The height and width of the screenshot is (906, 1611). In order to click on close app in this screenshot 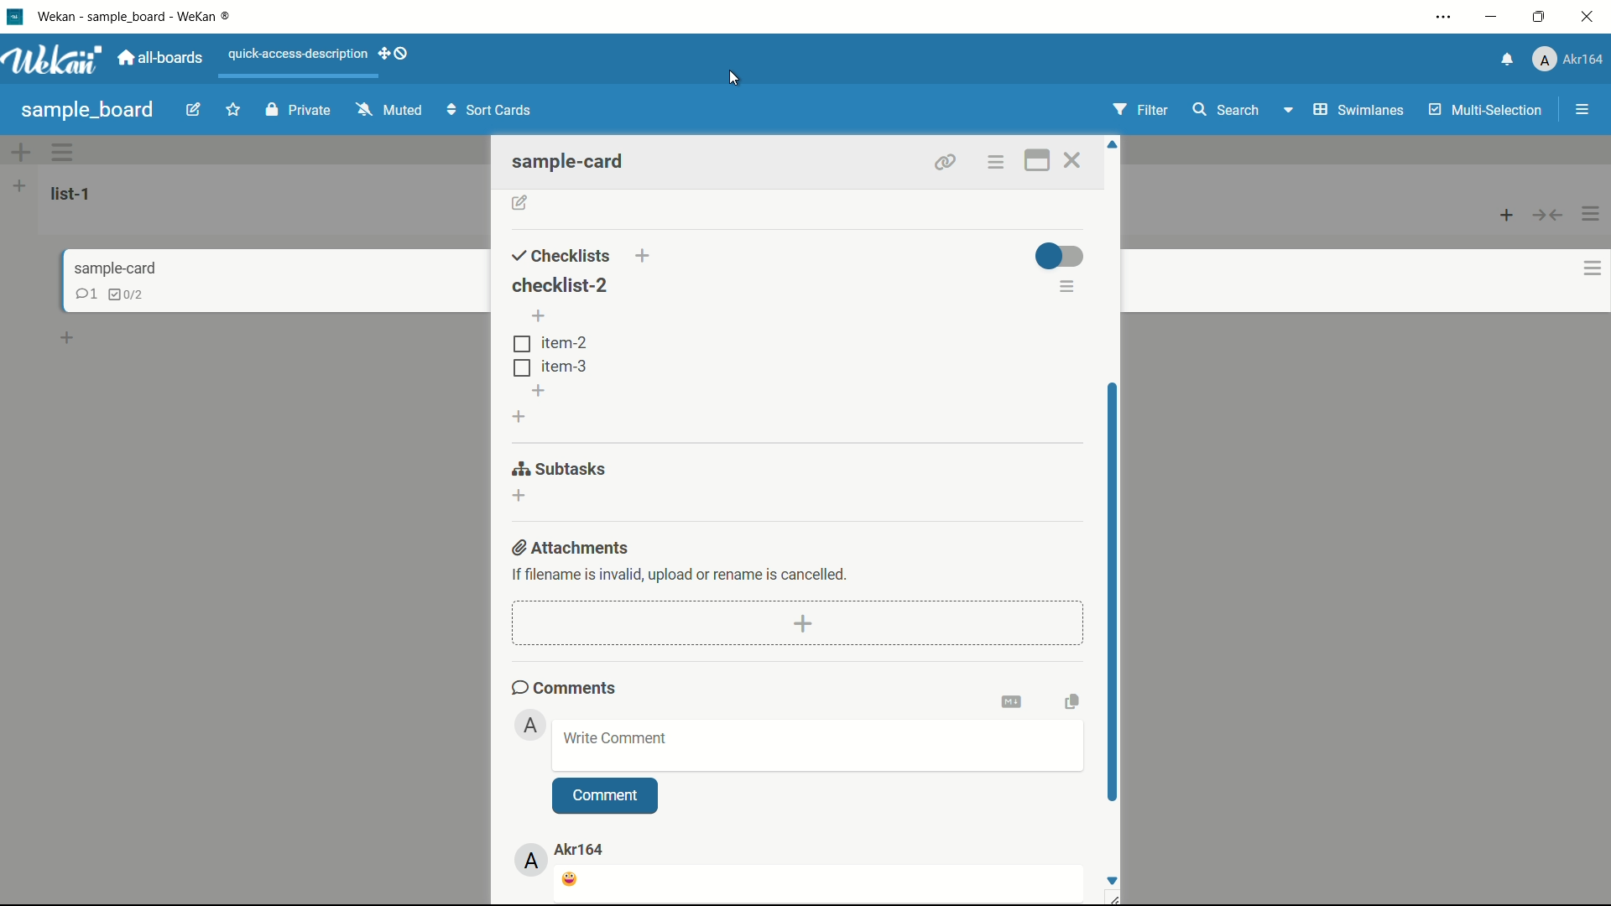, I will do `click(1589, 17)`.